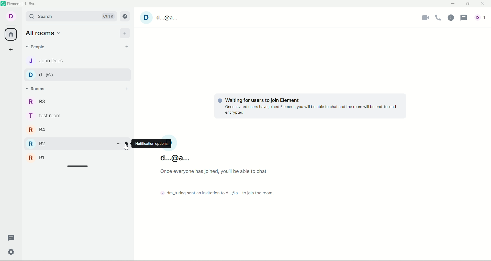 The height and width of the screenshot is (261, 491). I want to click on start chat, so click(126, 48).